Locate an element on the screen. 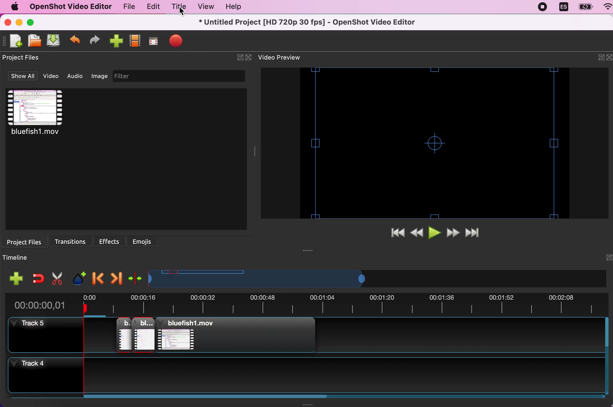 The height and width of the screenshot is (407, 613). track 4 is located at coordinates (351, 378).